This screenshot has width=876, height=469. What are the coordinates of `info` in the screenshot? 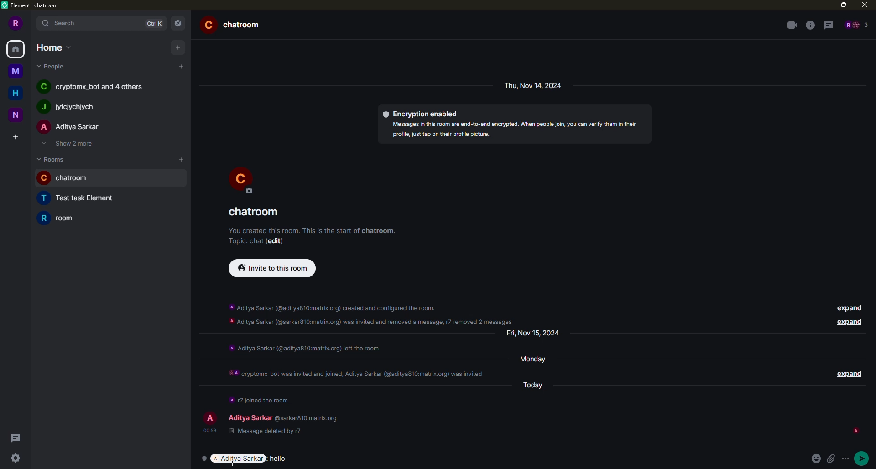 It's located at (810, 25).